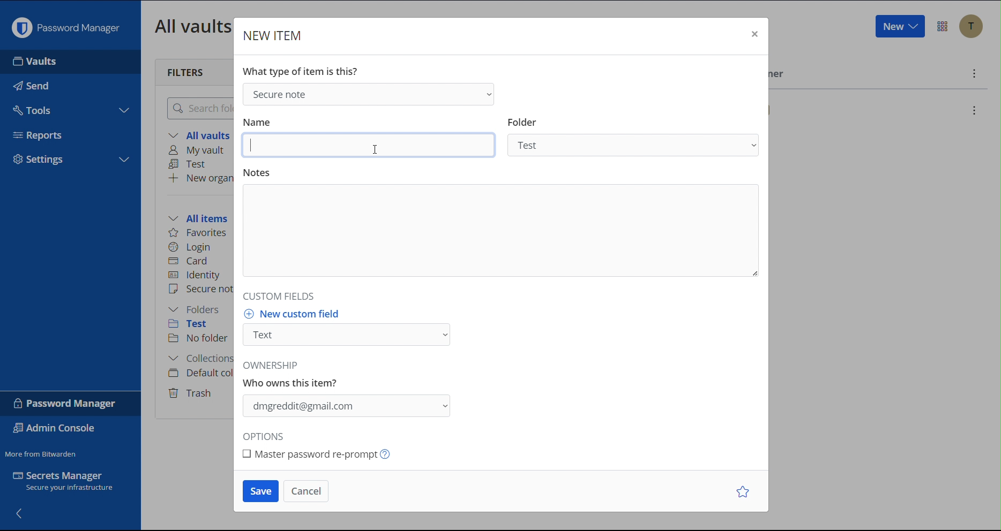 This screenshot has width=1001, height=531. I want to click on Cancel, so click(304, 490).